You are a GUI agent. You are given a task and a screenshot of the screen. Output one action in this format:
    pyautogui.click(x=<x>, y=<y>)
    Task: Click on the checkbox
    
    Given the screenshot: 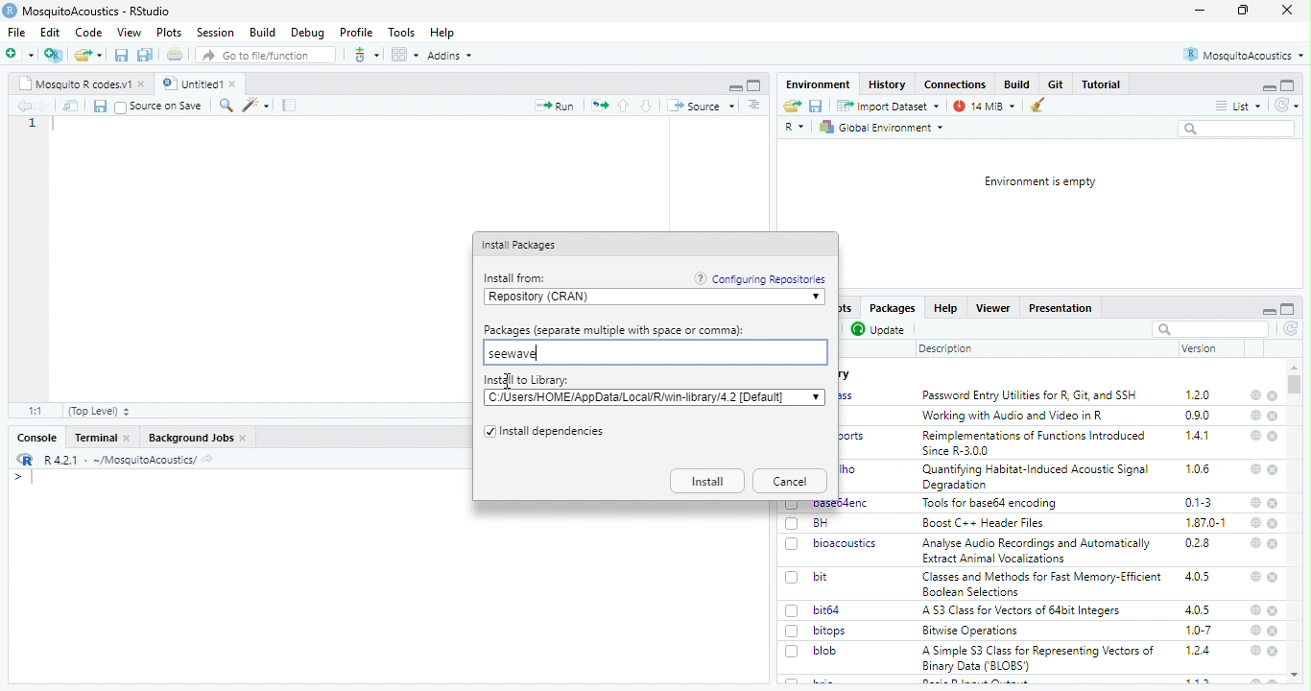 What is the action you would take?
    pyautogui.click(x=795, y=611)
    